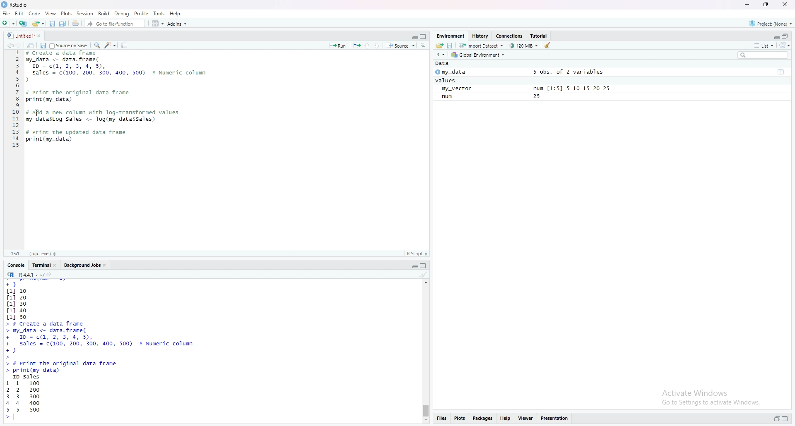  Describe the element at coordinates (419, 254) in the screenshot. I see `R Script` at that location.